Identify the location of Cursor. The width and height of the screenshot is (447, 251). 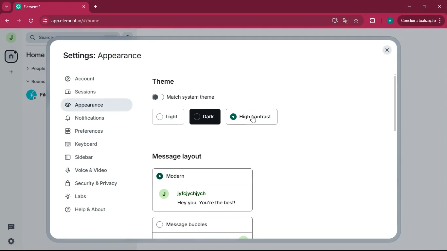
(253, 120).